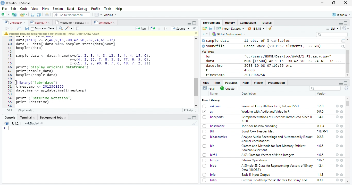  Describe the element at coordinates (98, 15) in the screenshot. I see `Workspace panes` at that location.